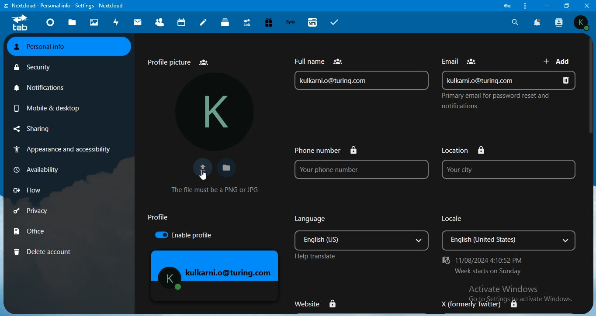  Describe the element at coordinates (95, 23) in the screenshot. I see `photos` at that location.